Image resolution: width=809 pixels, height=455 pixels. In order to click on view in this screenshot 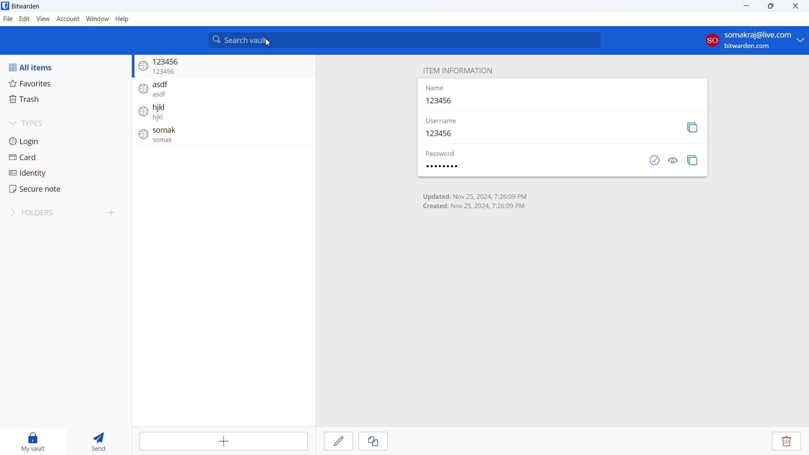, I will do `click(43, 19)`.